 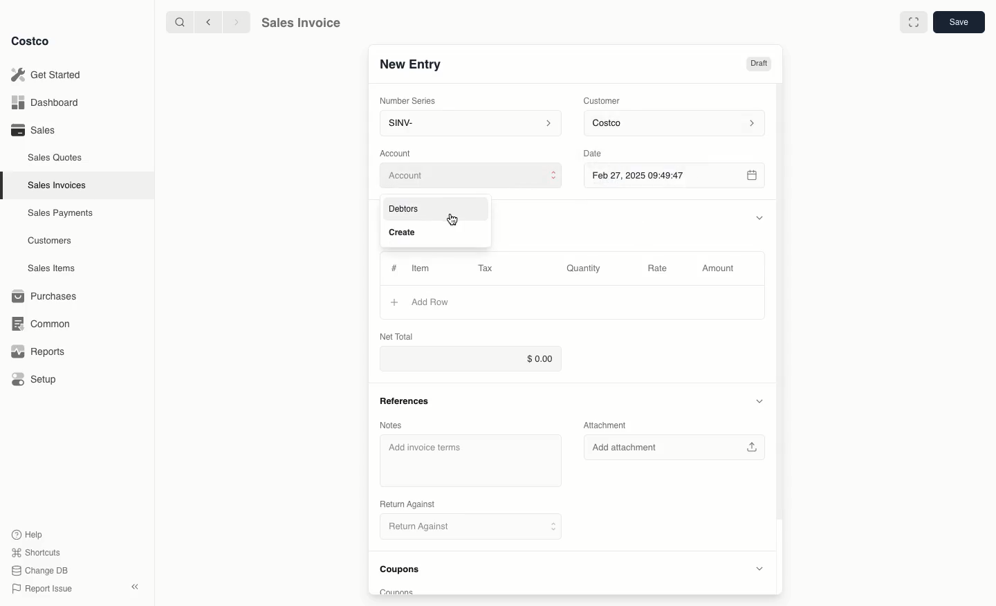 I want to click on Get Started, so click(x=48, y=75).